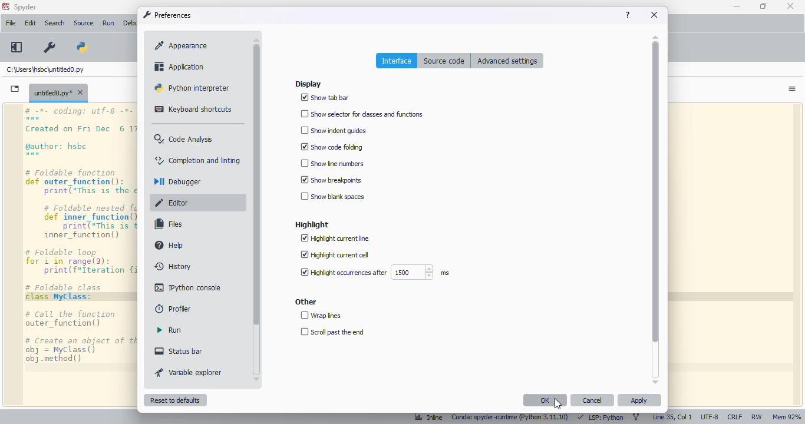 The height and width of the screenshot is (424, 805). I want to click on options, so click(792, 89).